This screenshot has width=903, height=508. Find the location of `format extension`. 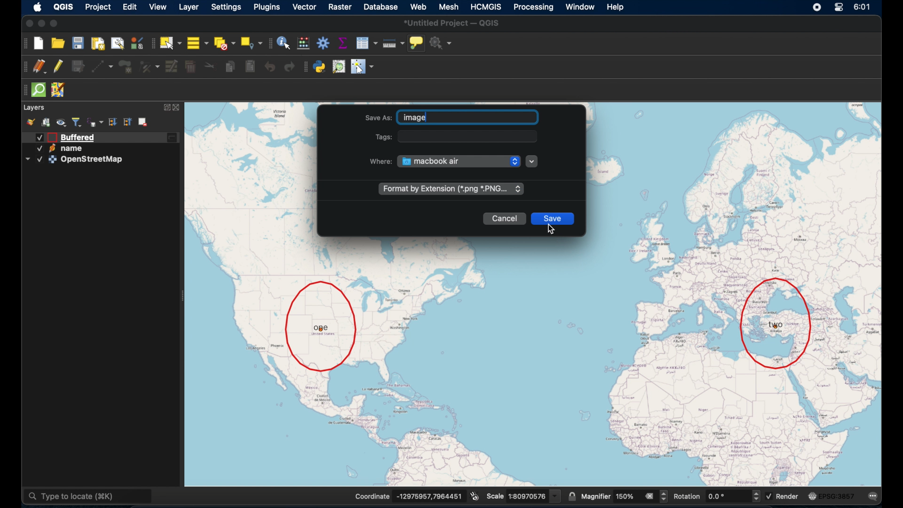

format extension is located at coordinates (450, 189).